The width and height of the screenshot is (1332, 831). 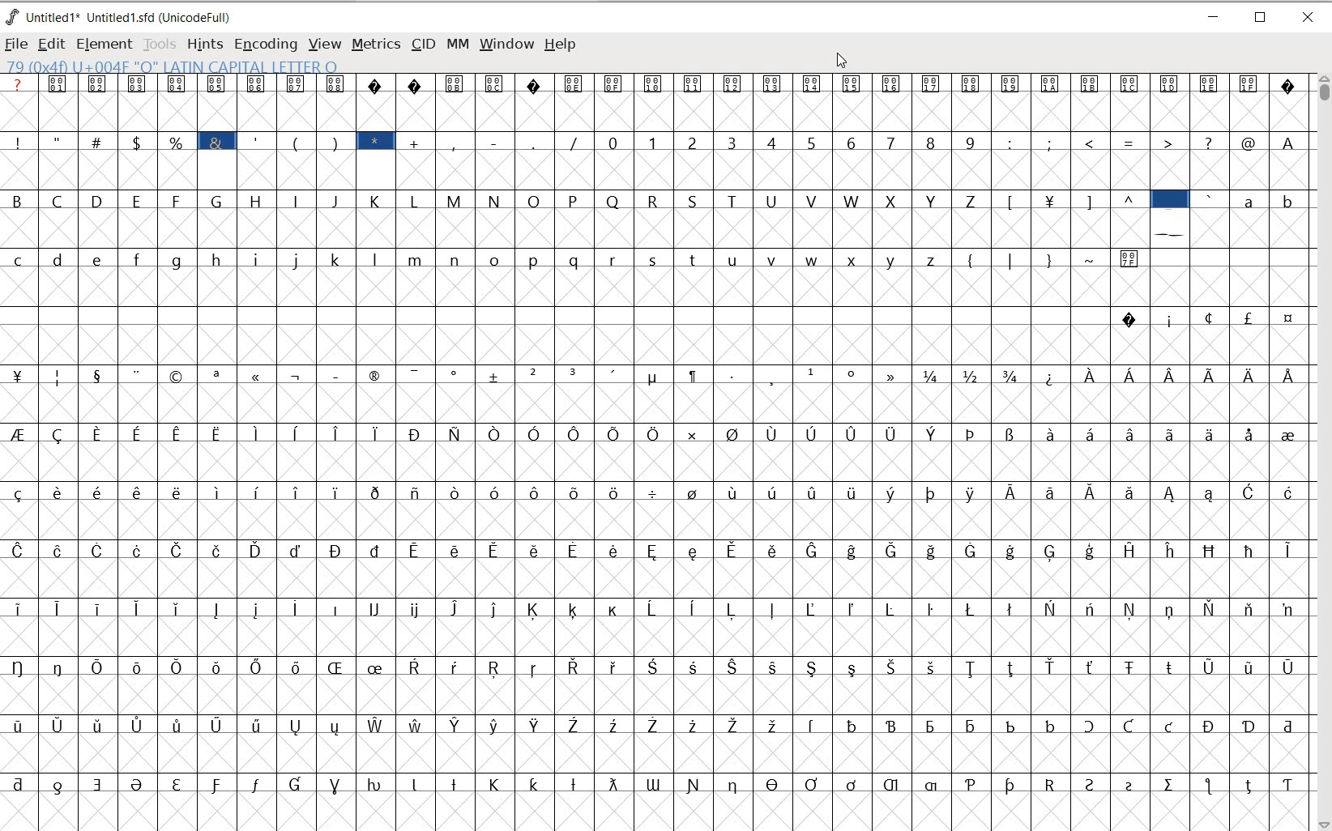 I want to click on CID, so click(x=423, y=45).